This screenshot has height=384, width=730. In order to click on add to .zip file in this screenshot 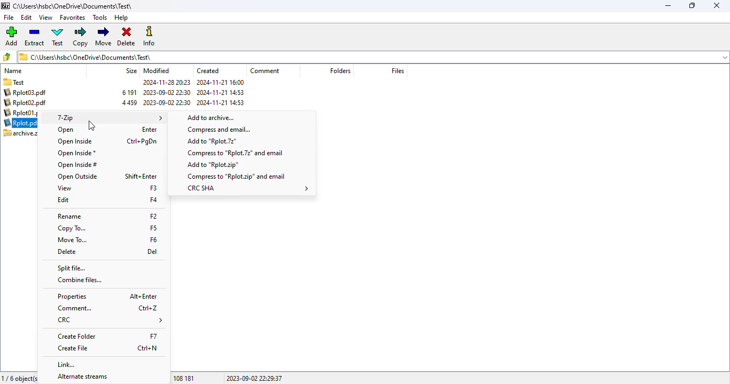, I will do `click(214, 165)`.